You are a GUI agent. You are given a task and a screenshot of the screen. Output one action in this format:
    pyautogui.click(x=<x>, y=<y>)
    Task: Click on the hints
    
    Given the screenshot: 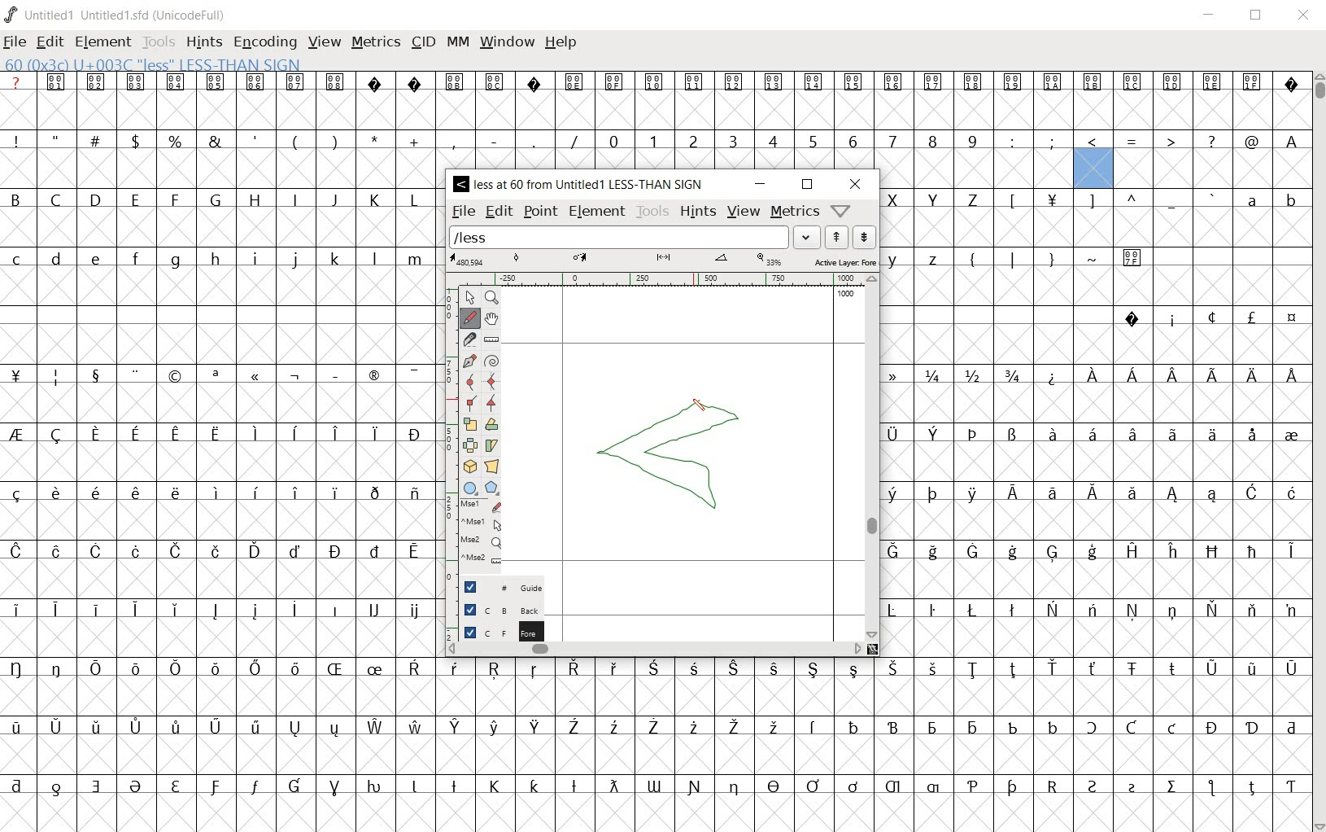 What is the action you would take?
    pyautogui.click(x=699, y=212)
    